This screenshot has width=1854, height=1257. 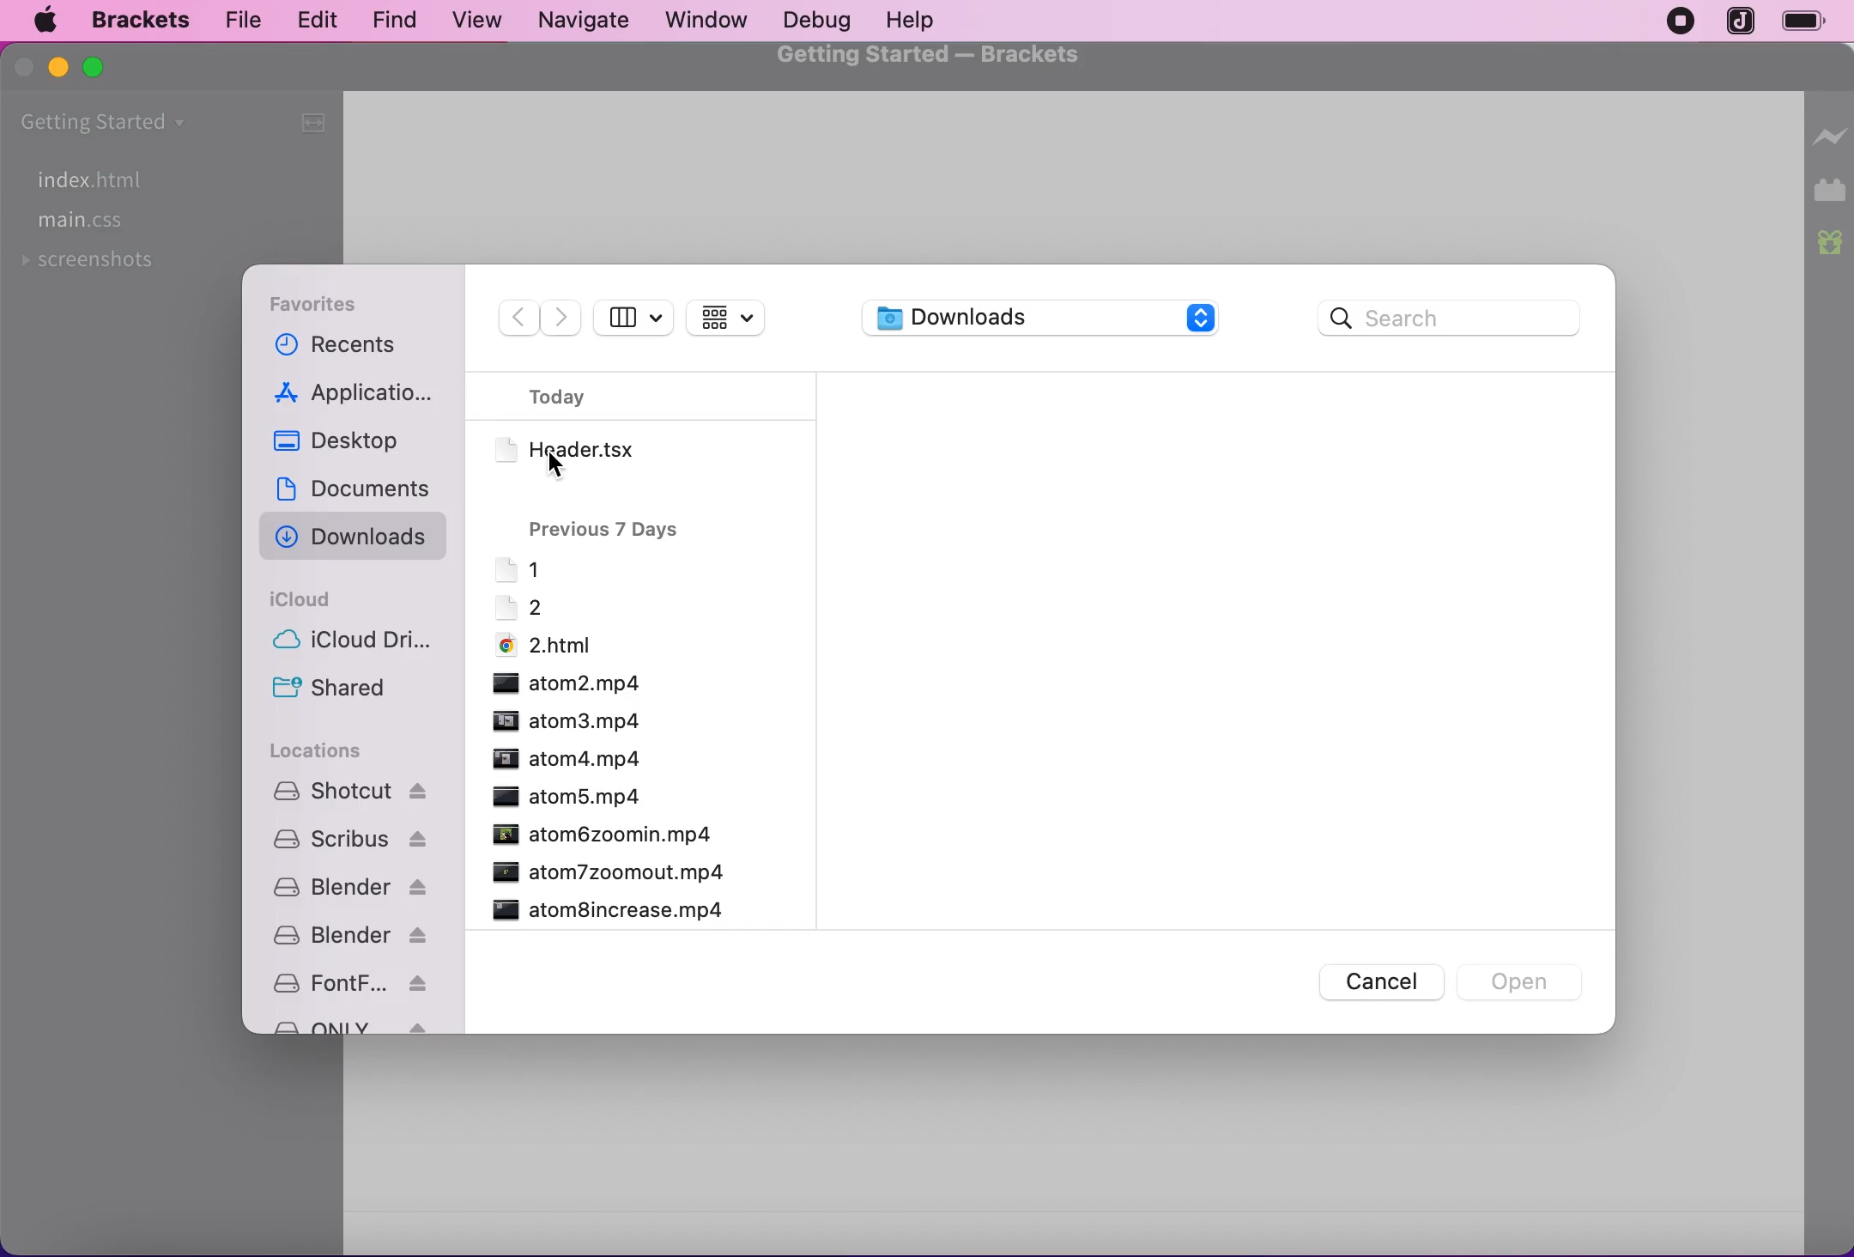 I want to click on maximize app, so click(x=95, y=69).